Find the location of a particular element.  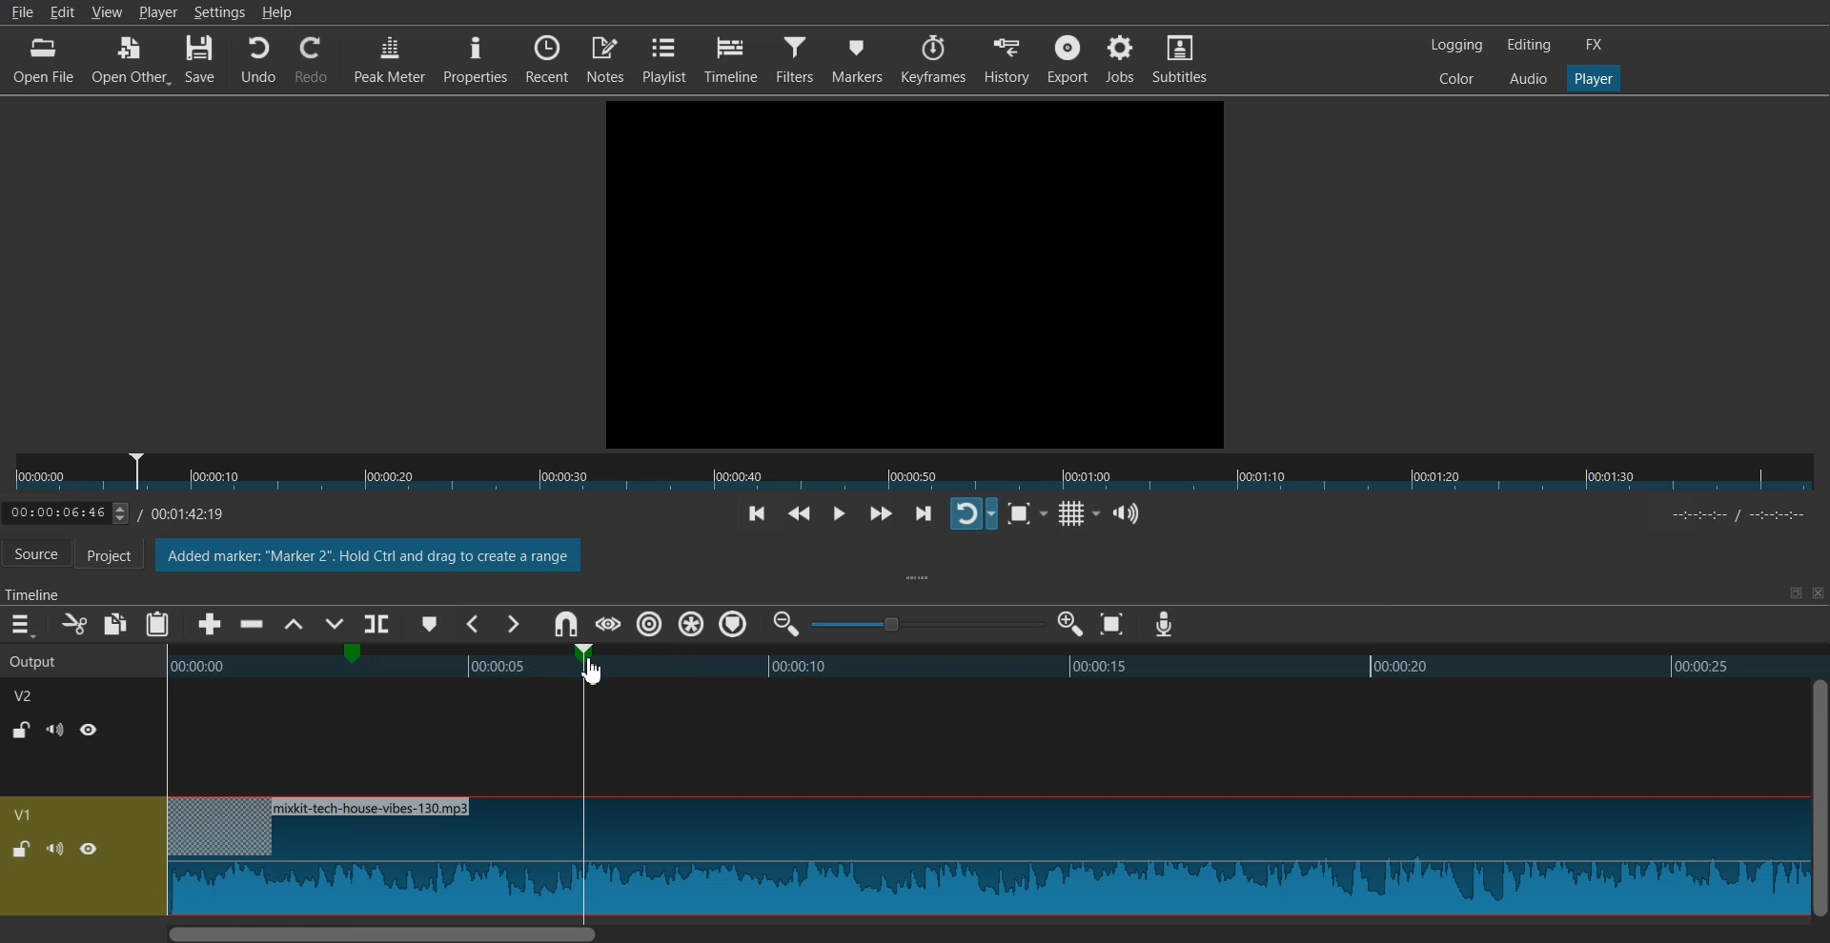

Filters is located at coordinates (796, 57).